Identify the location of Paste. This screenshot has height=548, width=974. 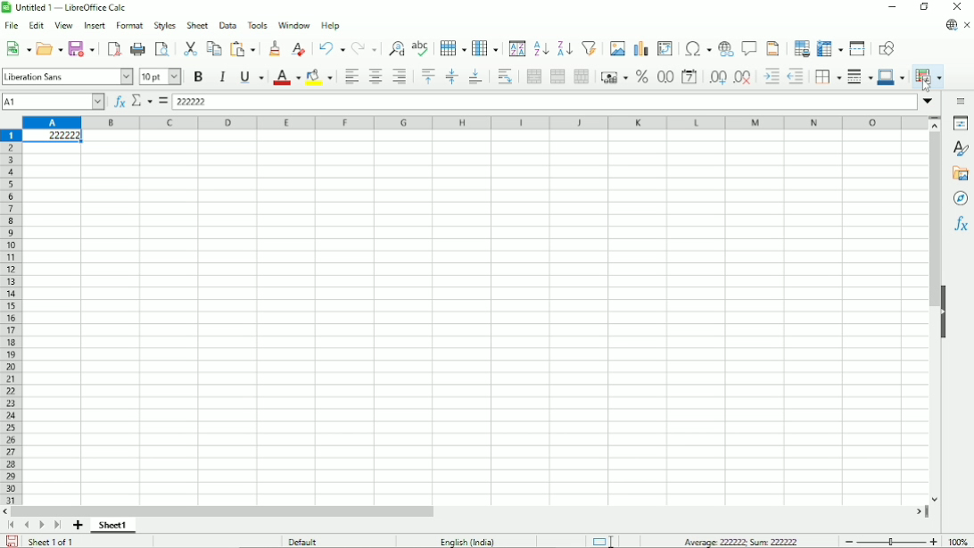
(245, 46).